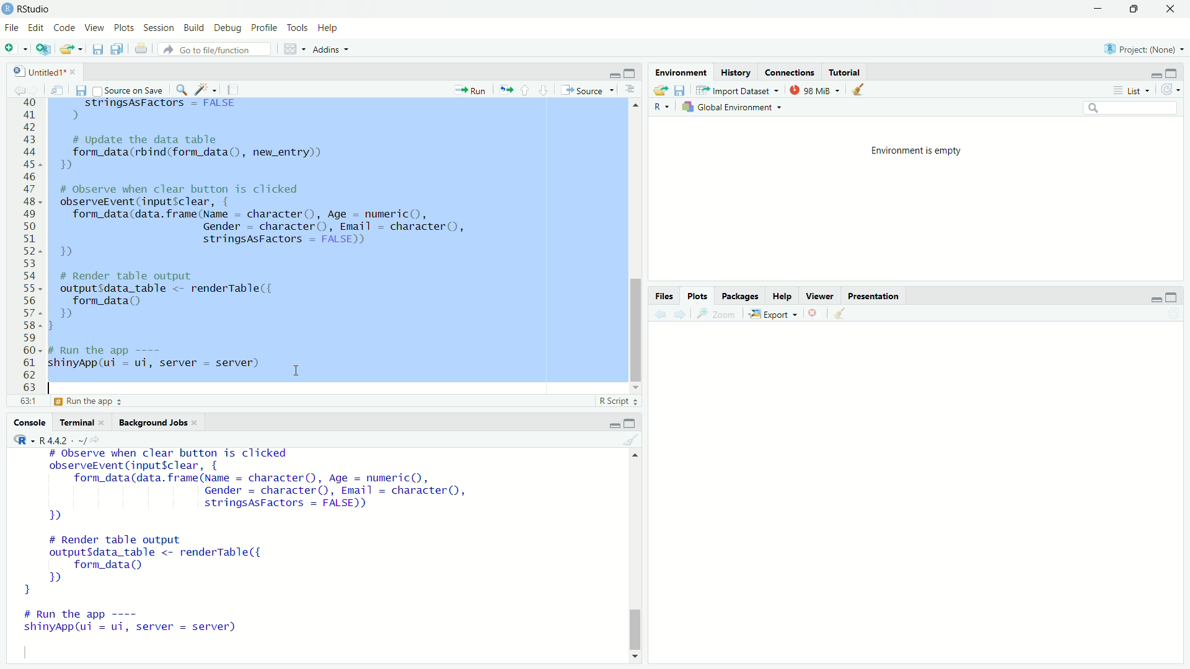 The width and height of the screenshot is (1190, 669). Describe the element at coordinates (152, 421) in the screenshot. I see `background jobs` at that location.